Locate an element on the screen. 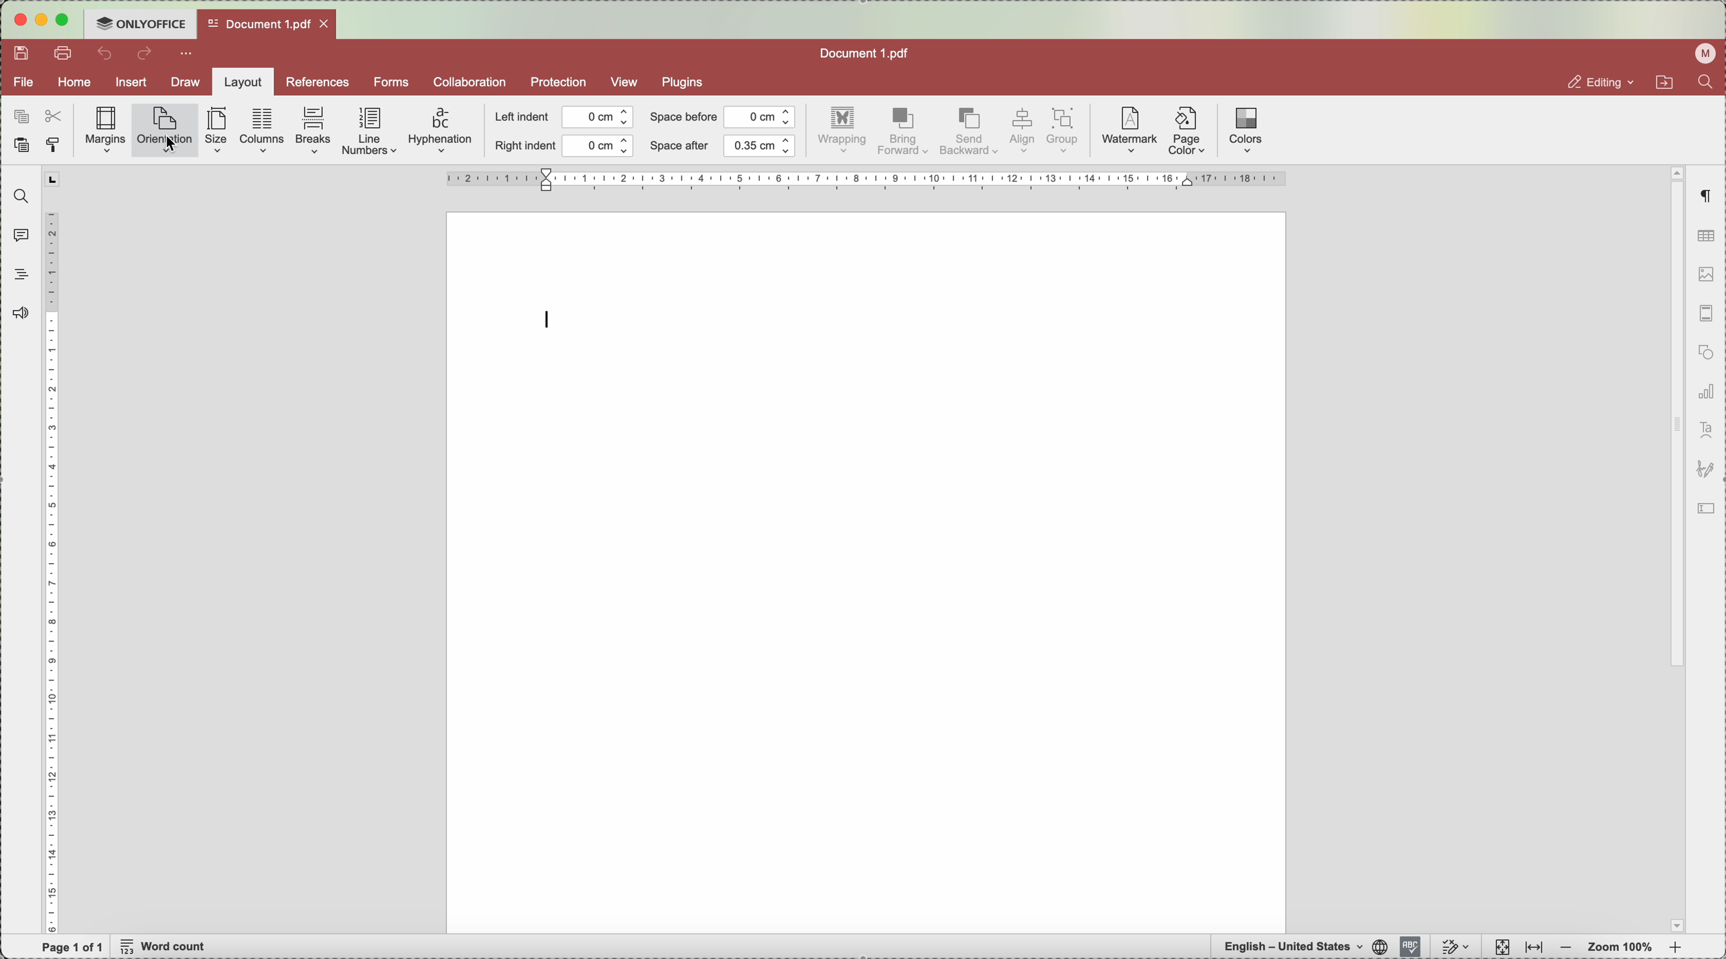 This screenshot has height=959, width=1726. maximize is located at coordinates (68, 19).